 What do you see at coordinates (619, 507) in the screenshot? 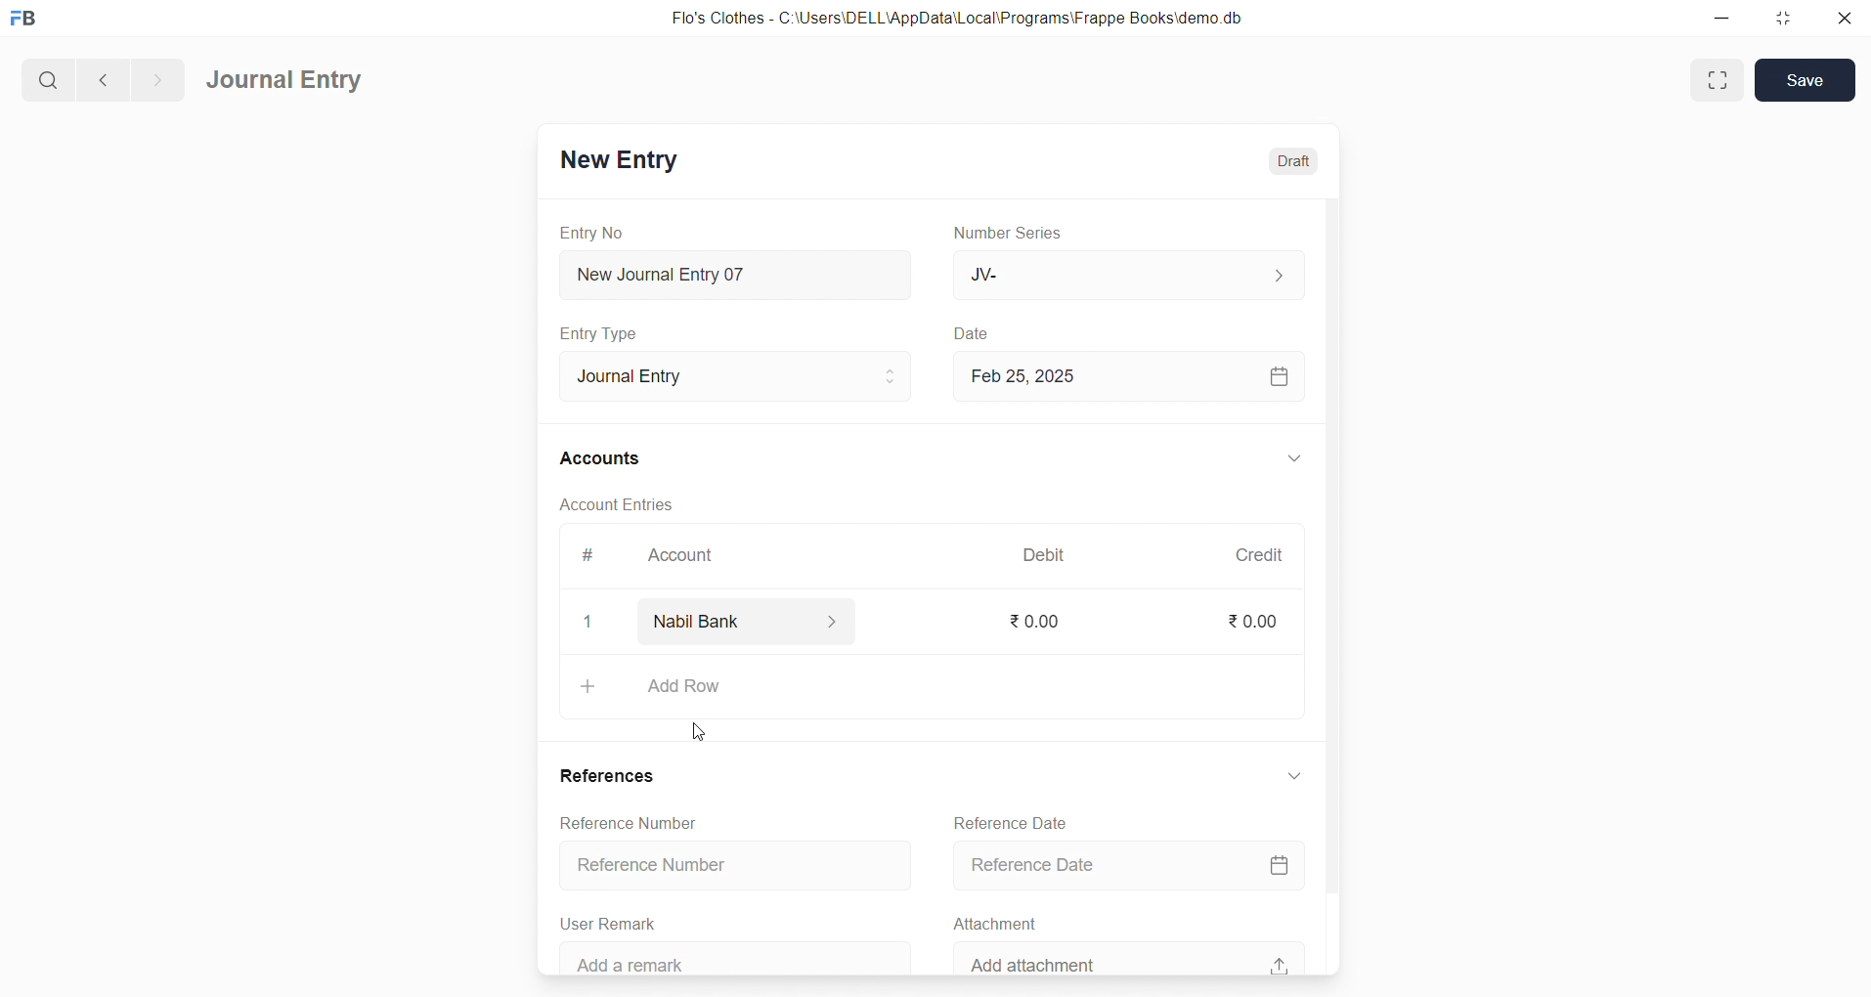
I see `Account Entries` at bounding box center [619, 507].